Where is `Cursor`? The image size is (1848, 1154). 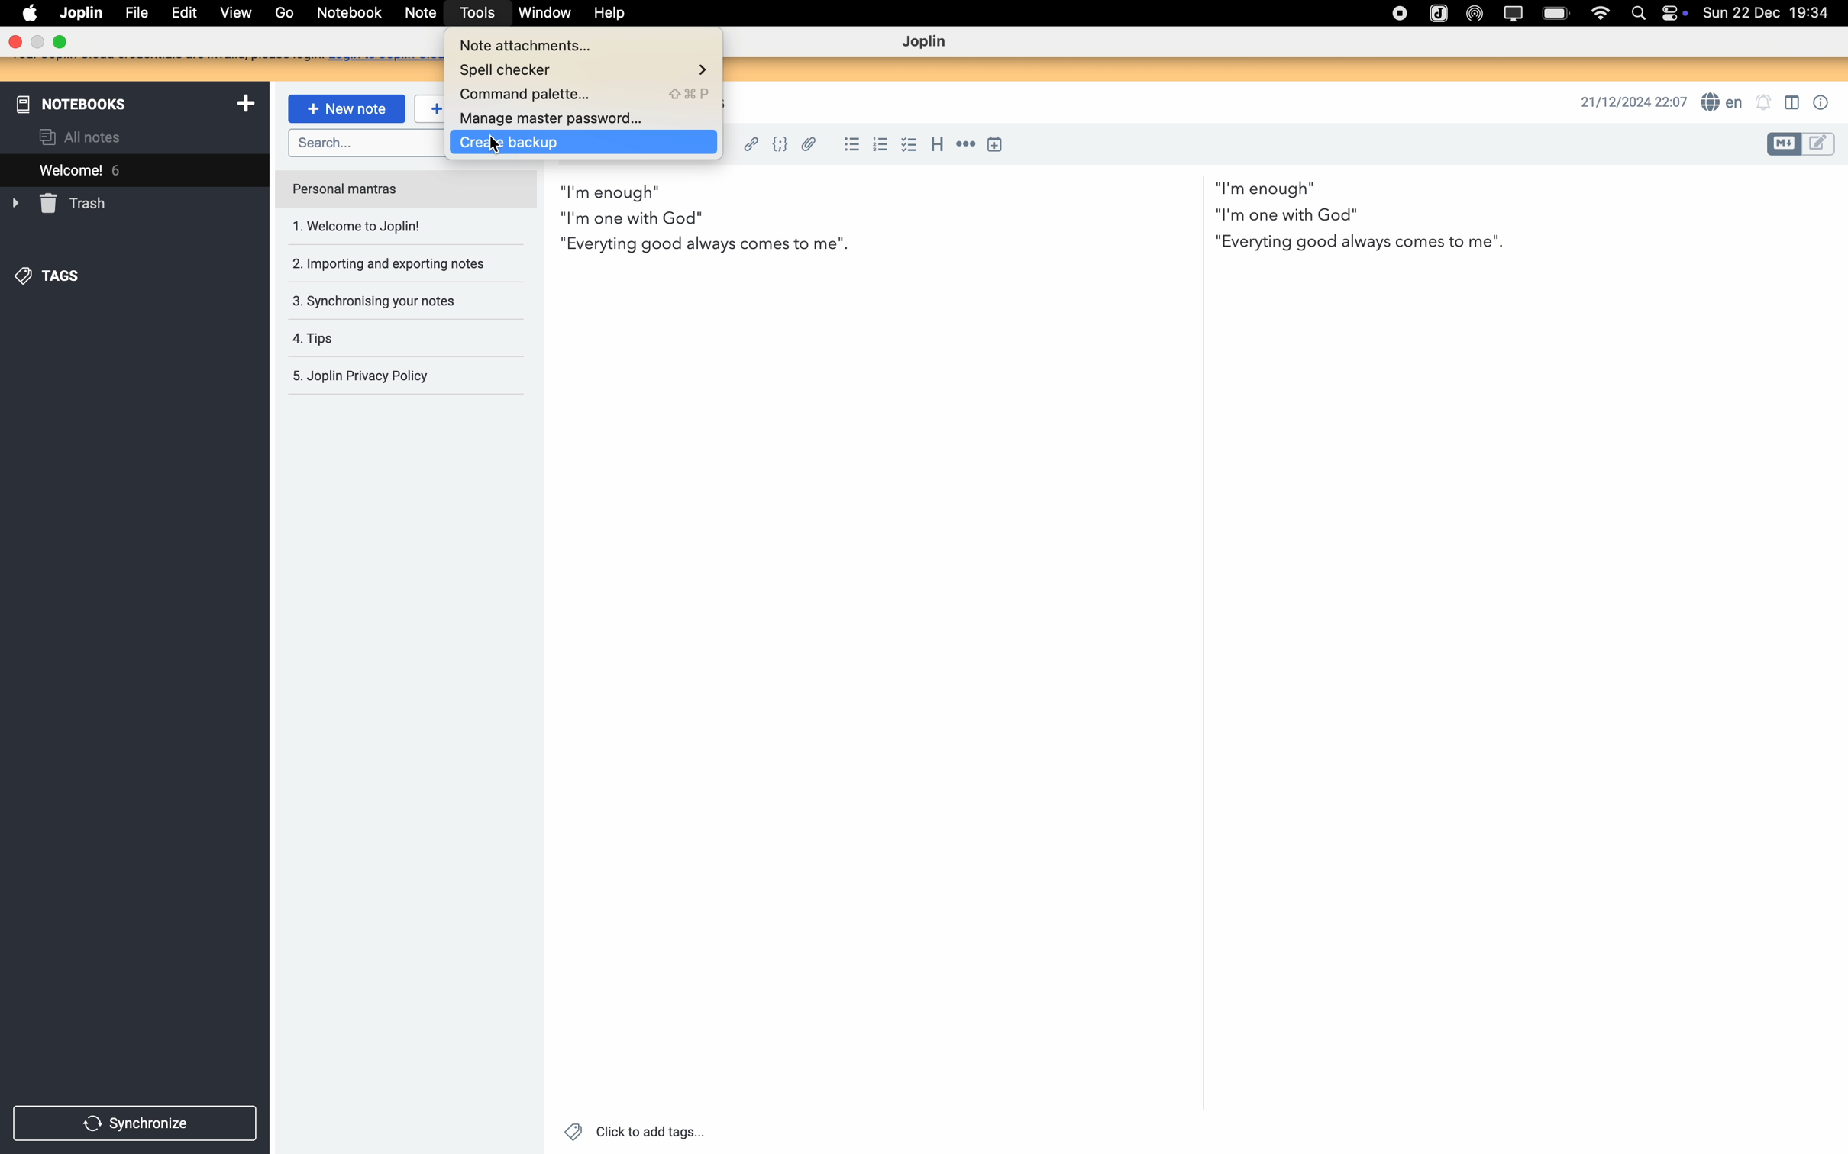 Cursor is located at coordinates (493, 143).